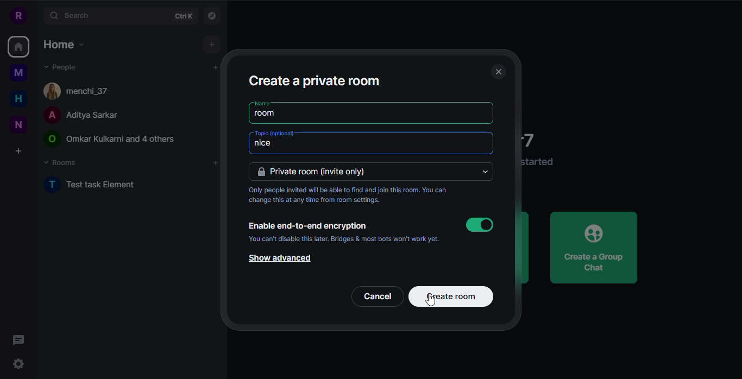 The image size is (742, 379). Describe the element at coordinates (307, 226) in the screenshot. I see `enable encryption` at that location.